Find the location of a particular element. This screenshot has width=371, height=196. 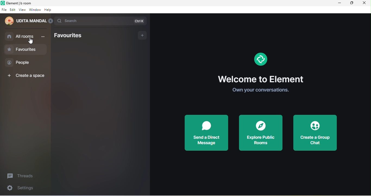

file is located at coordinates (4, 10).